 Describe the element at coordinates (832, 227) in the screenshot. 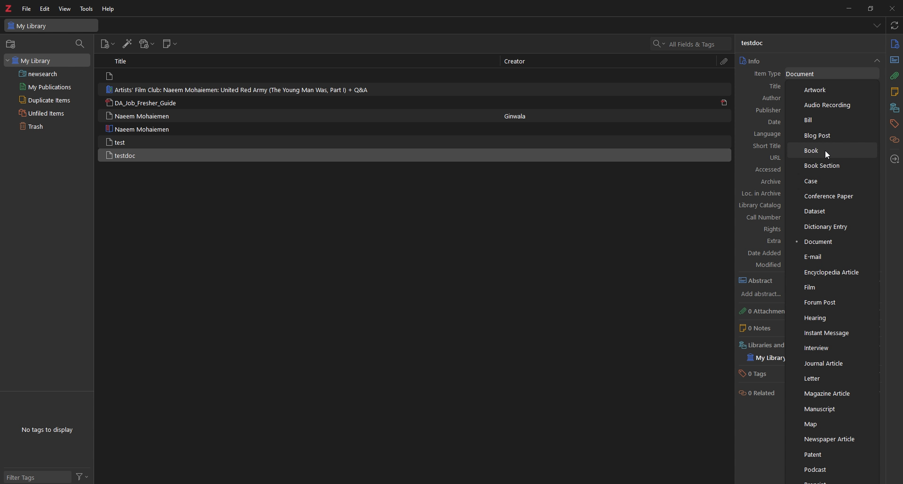

I see `dictionary entry` at that location.